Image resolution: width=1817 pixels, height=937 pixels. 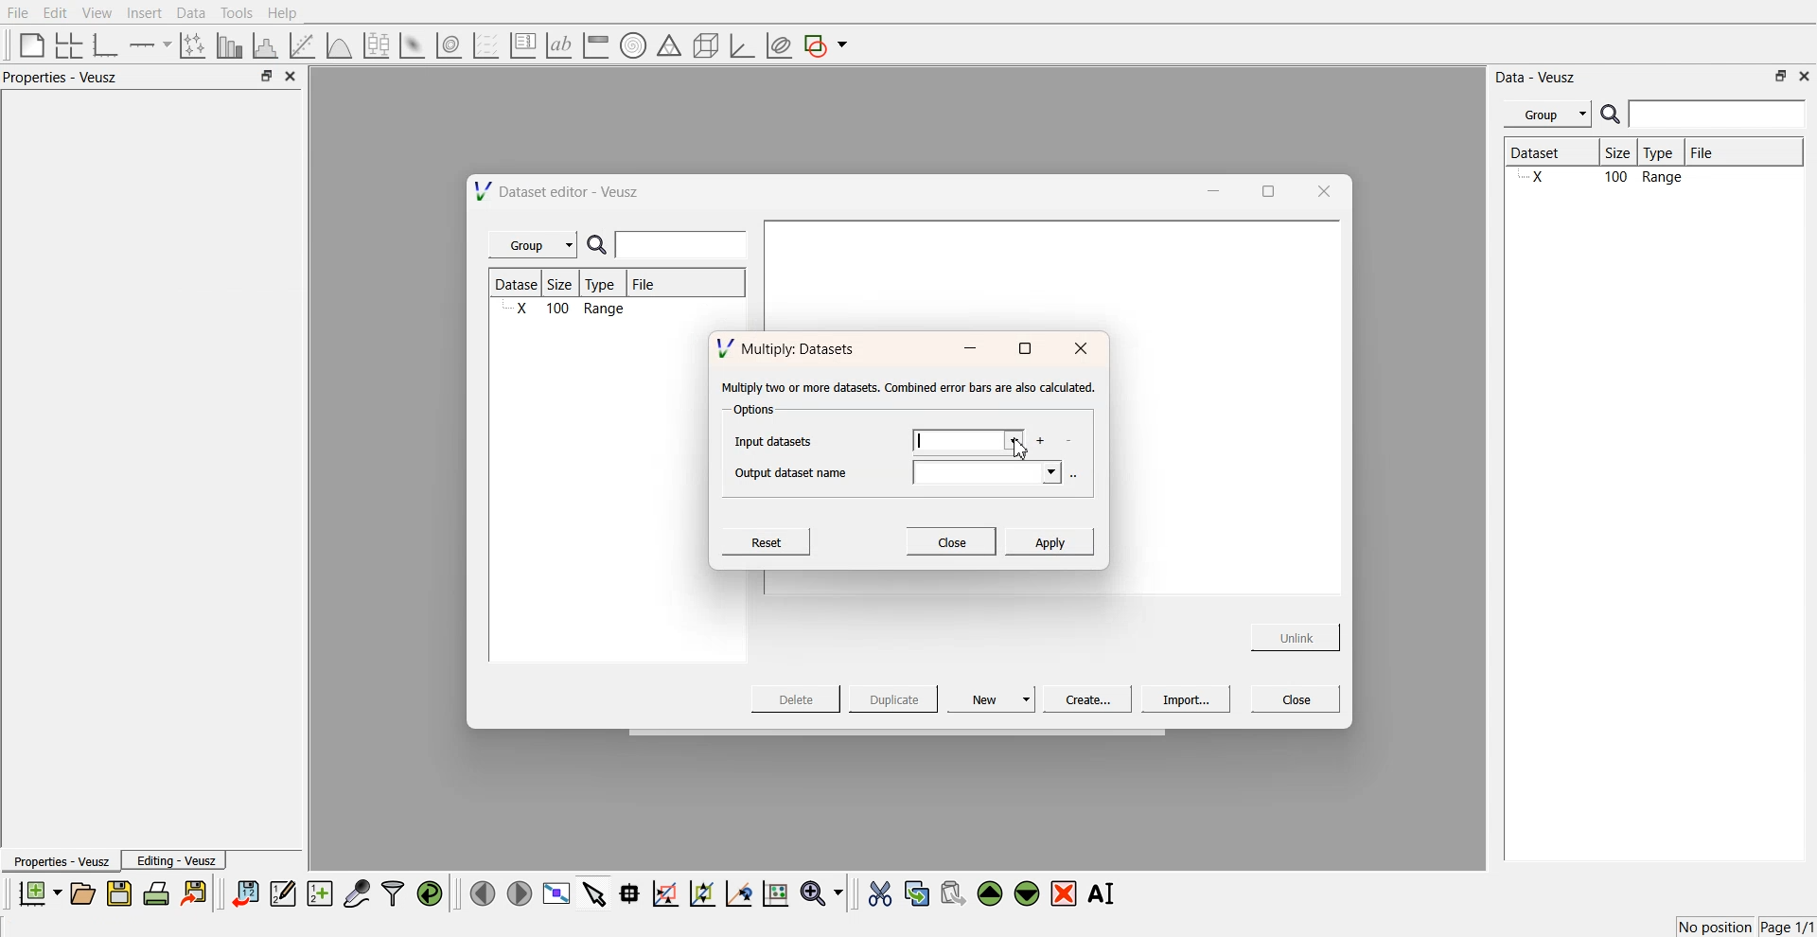 I want to click on create new datasets, so click(x=320, y=893).